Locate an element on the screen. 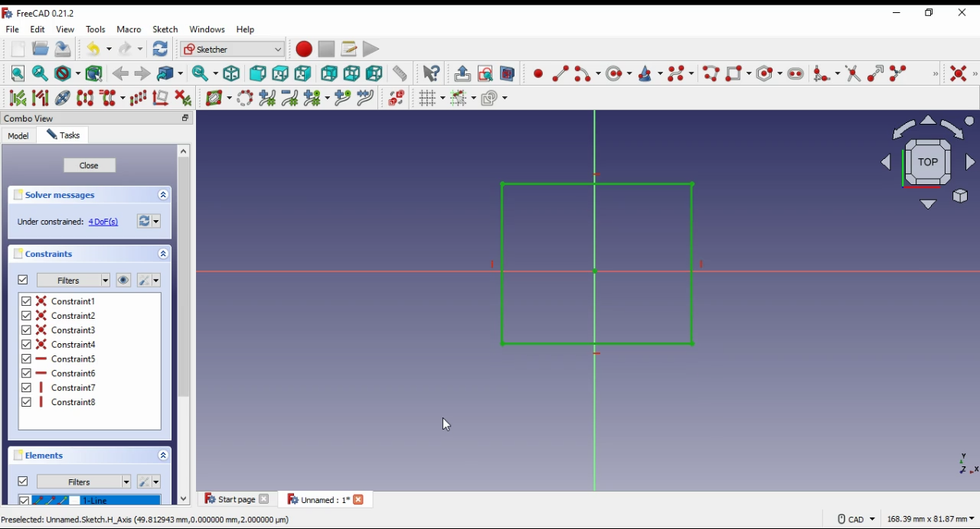 This screenshot has width=980, height=529. right is located at coordinates (302, 73).